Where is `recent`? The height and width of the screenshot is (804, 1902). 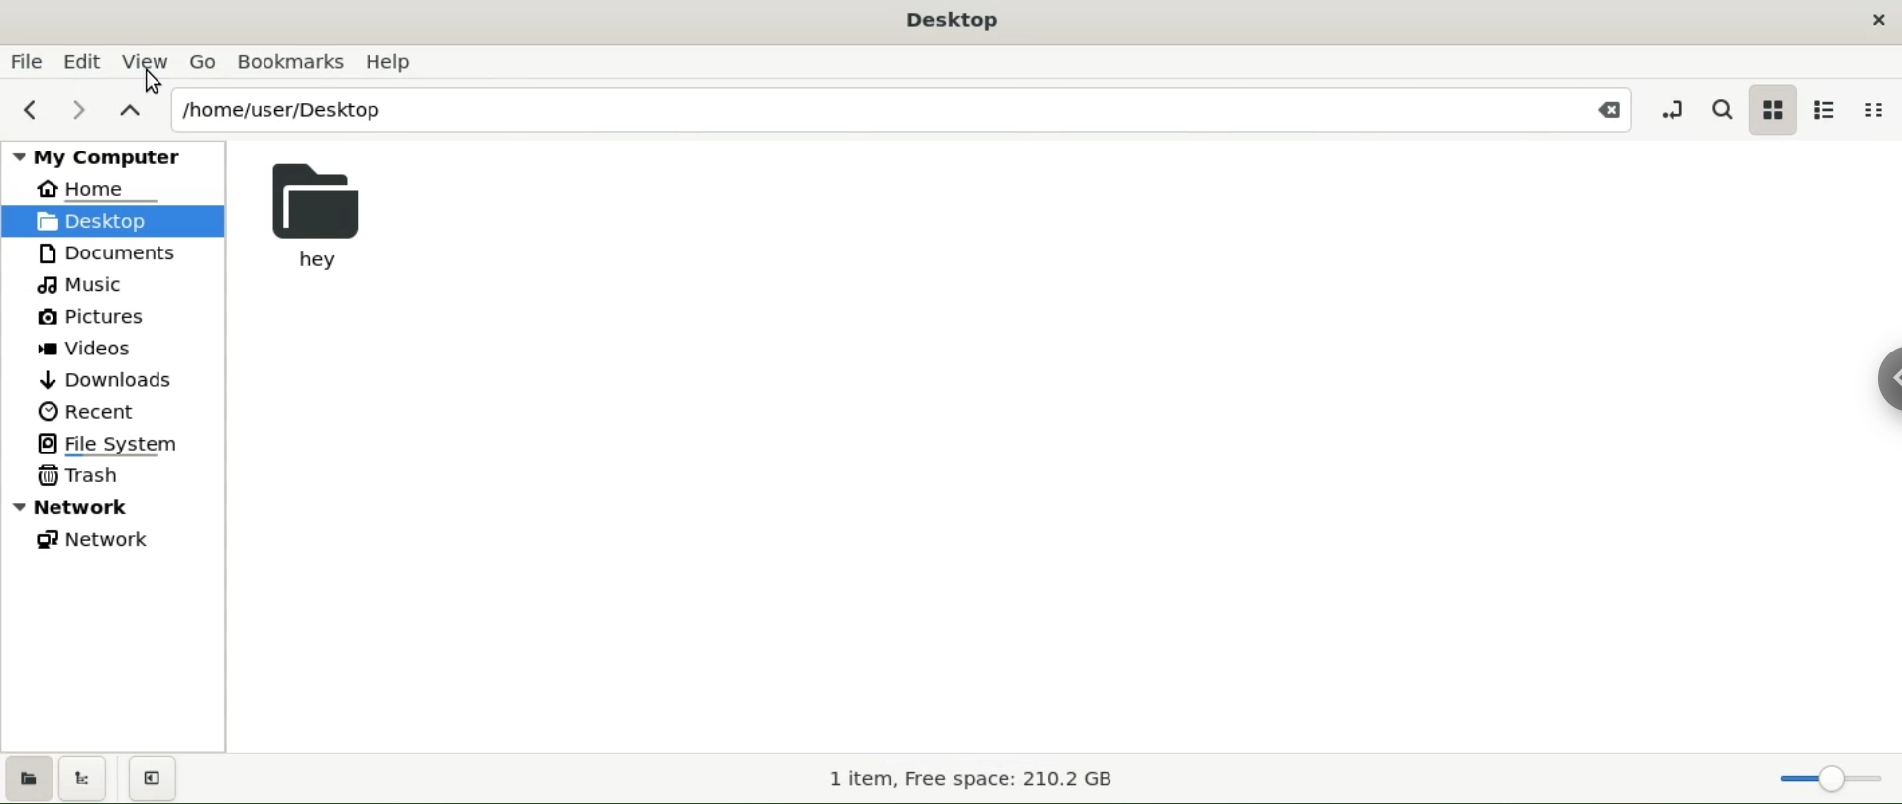 recent is located at coordinates (90, 410).